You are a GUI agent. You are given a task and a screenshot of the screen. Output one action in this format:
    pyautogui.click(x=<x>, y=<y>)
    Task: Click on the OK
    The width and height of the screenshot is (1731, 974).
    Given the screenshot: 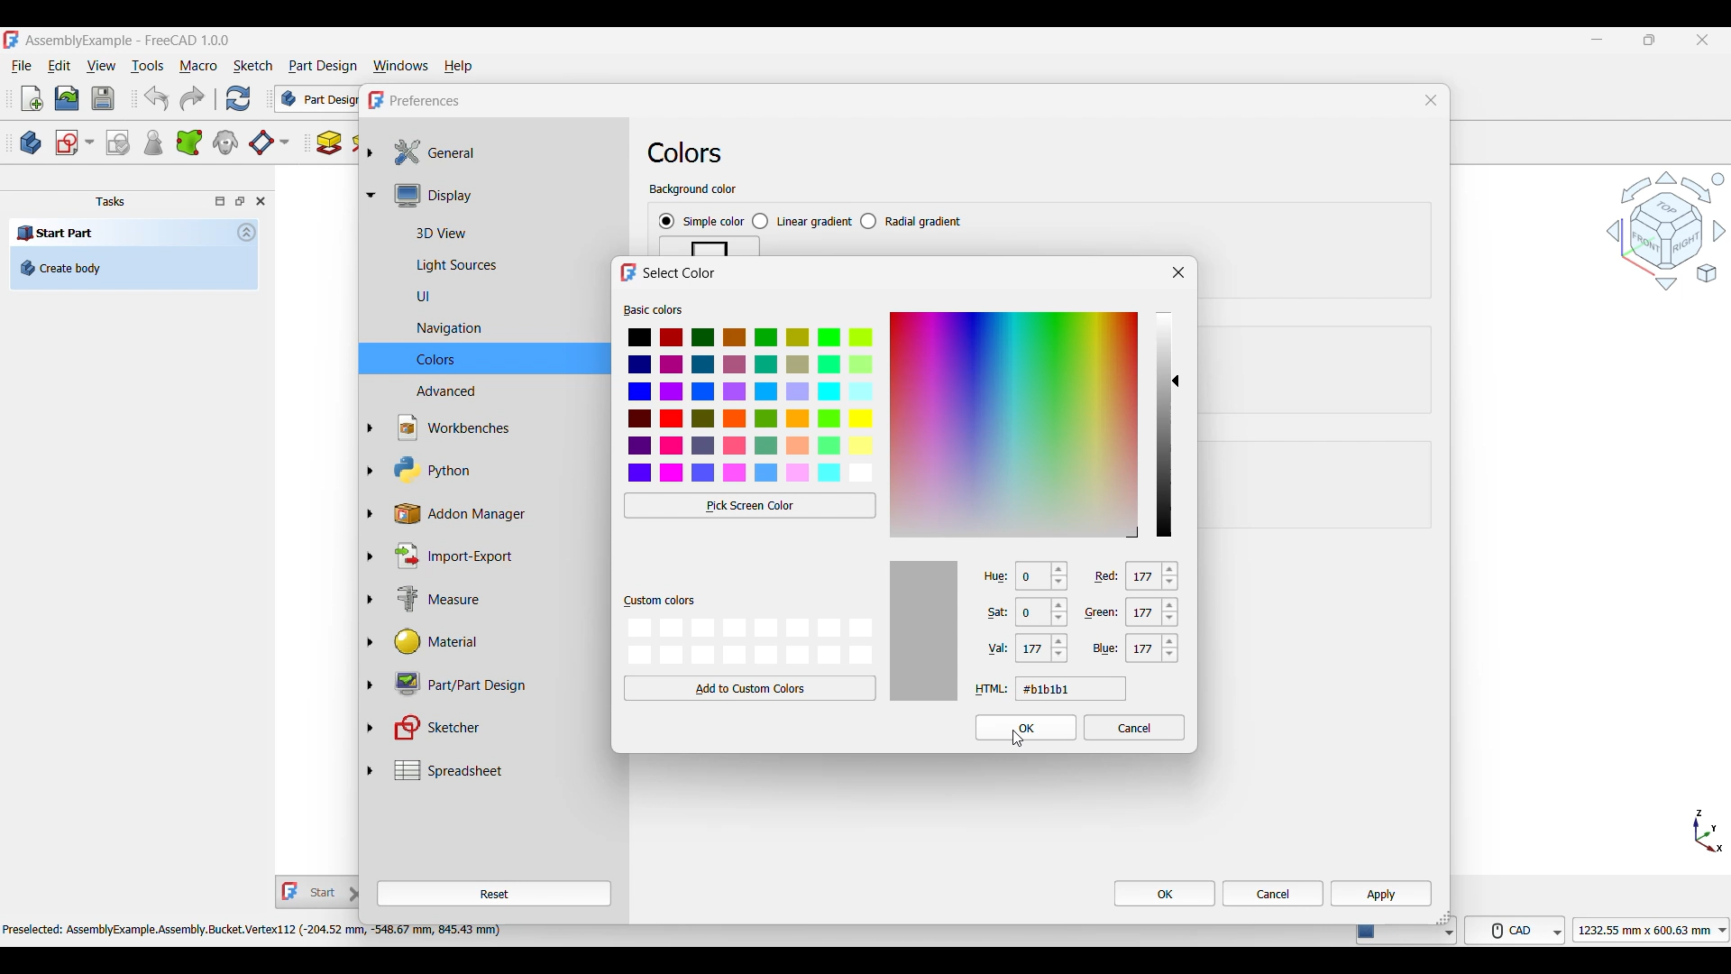 What is the action you would take?
    pyautogui.click(x=1165, y=893)
    